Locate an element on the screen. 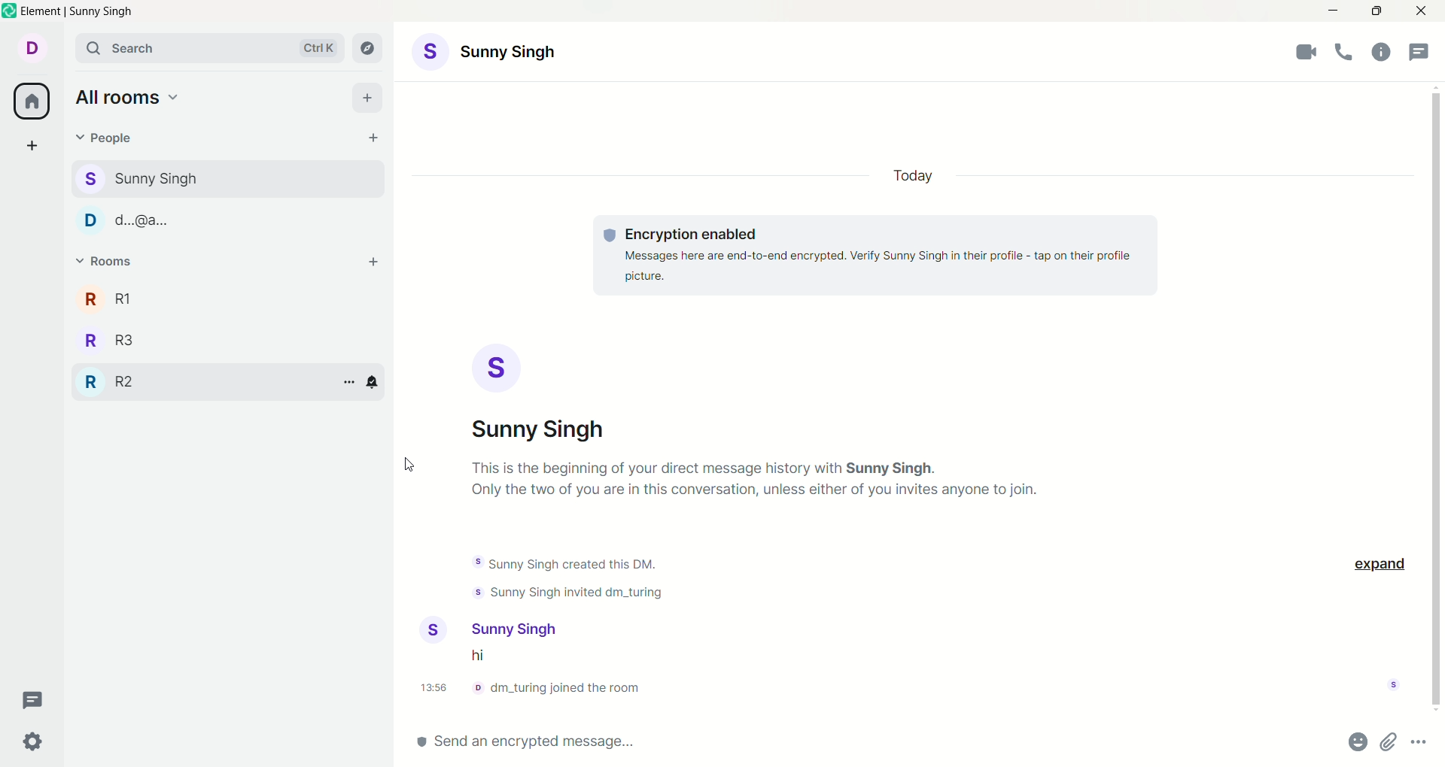  threads is located at coordinates (1422, 47).